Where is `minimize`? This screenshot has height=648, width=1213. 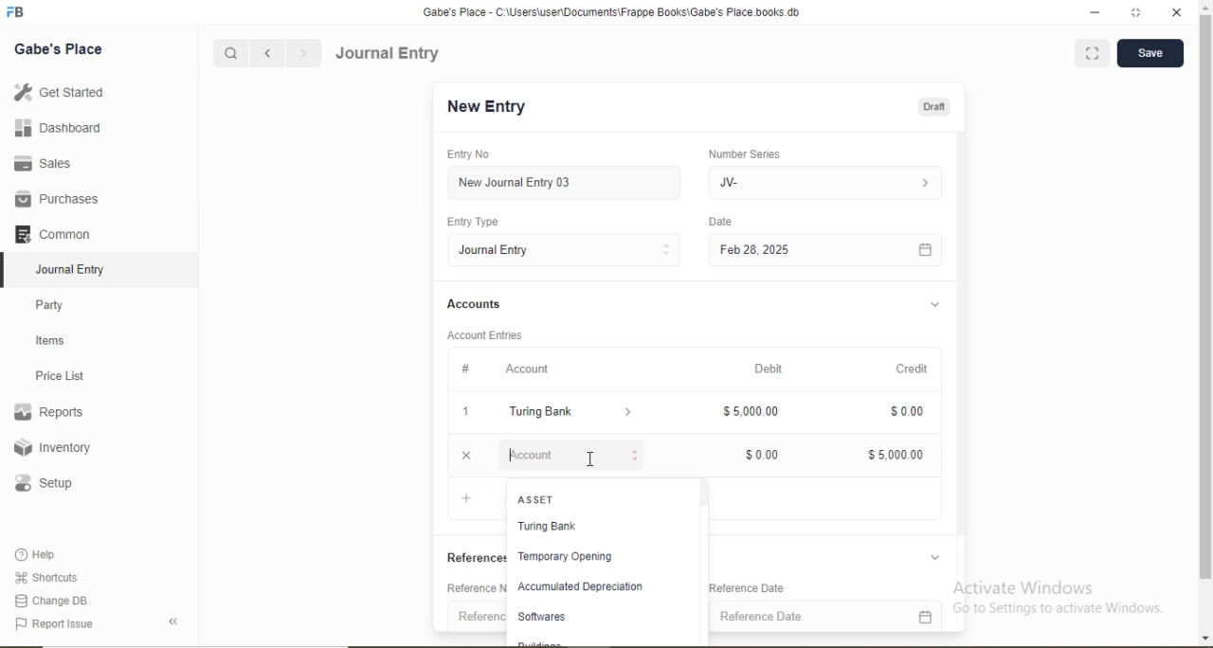 minimize is located at coordinates (1095, 12).